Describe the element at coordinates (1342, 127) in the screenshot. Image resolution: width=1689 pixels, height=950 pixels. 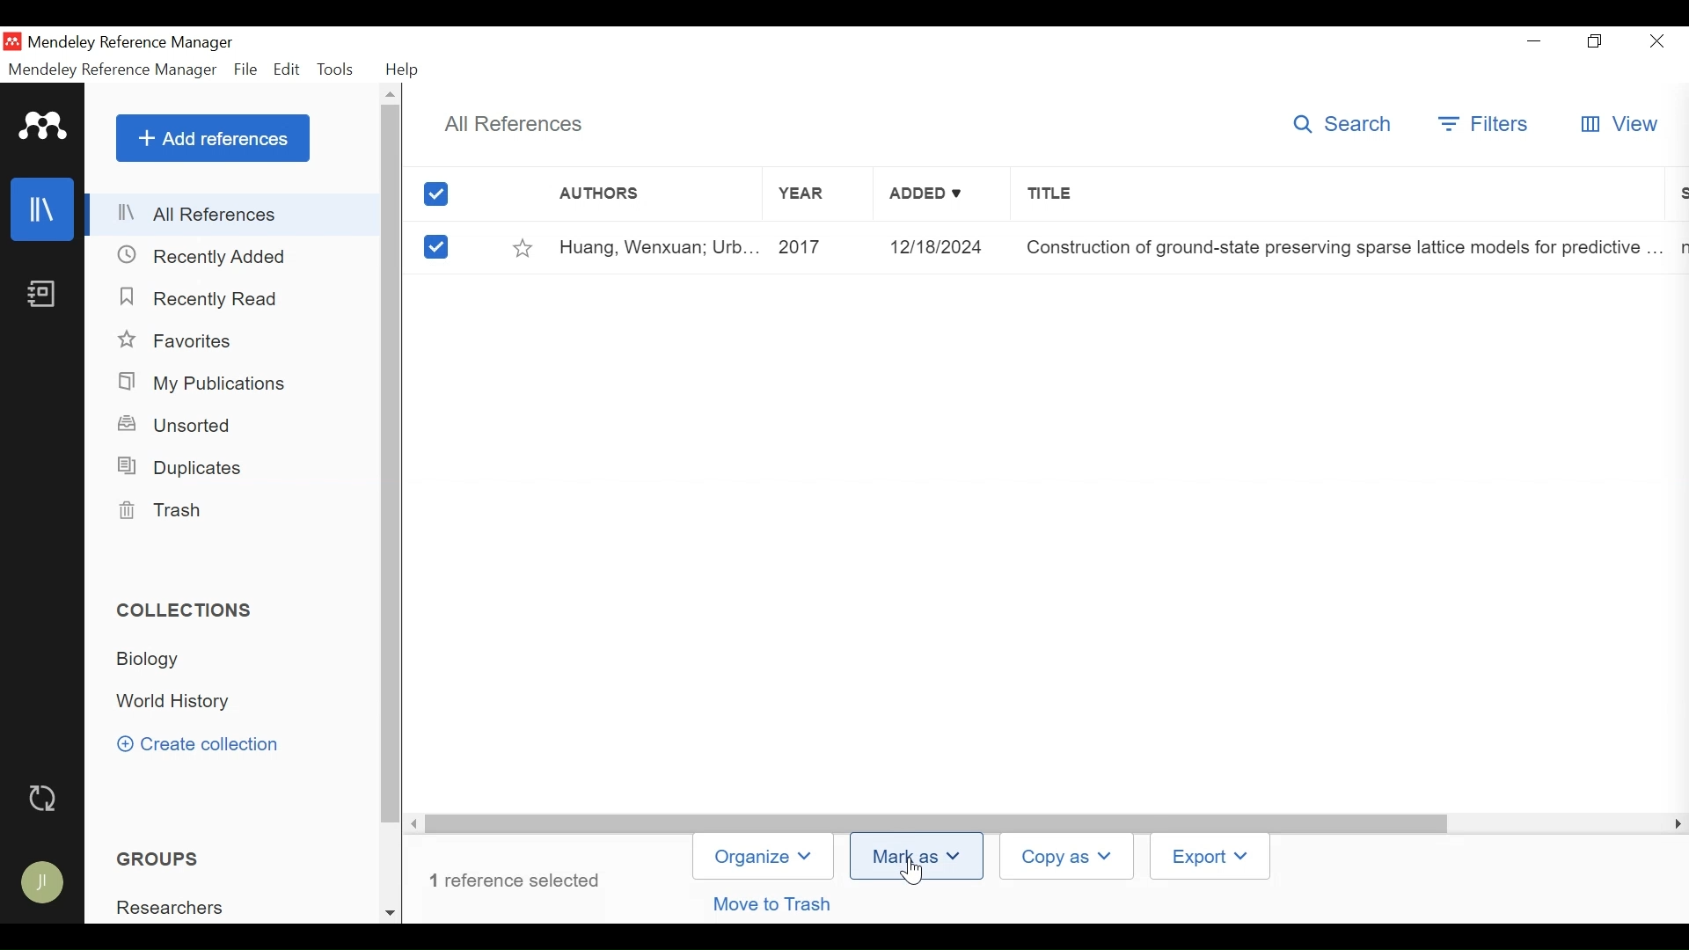
I see `Search` at that location.